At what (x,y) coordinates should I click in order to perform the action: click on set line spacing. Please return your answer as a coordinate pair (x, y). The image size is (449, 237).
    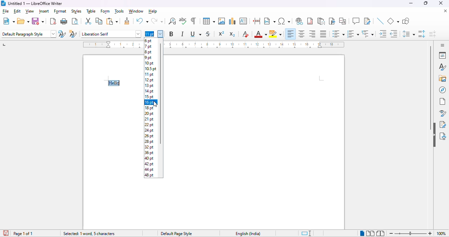
    Looking at the image, I should click on (409, 34).